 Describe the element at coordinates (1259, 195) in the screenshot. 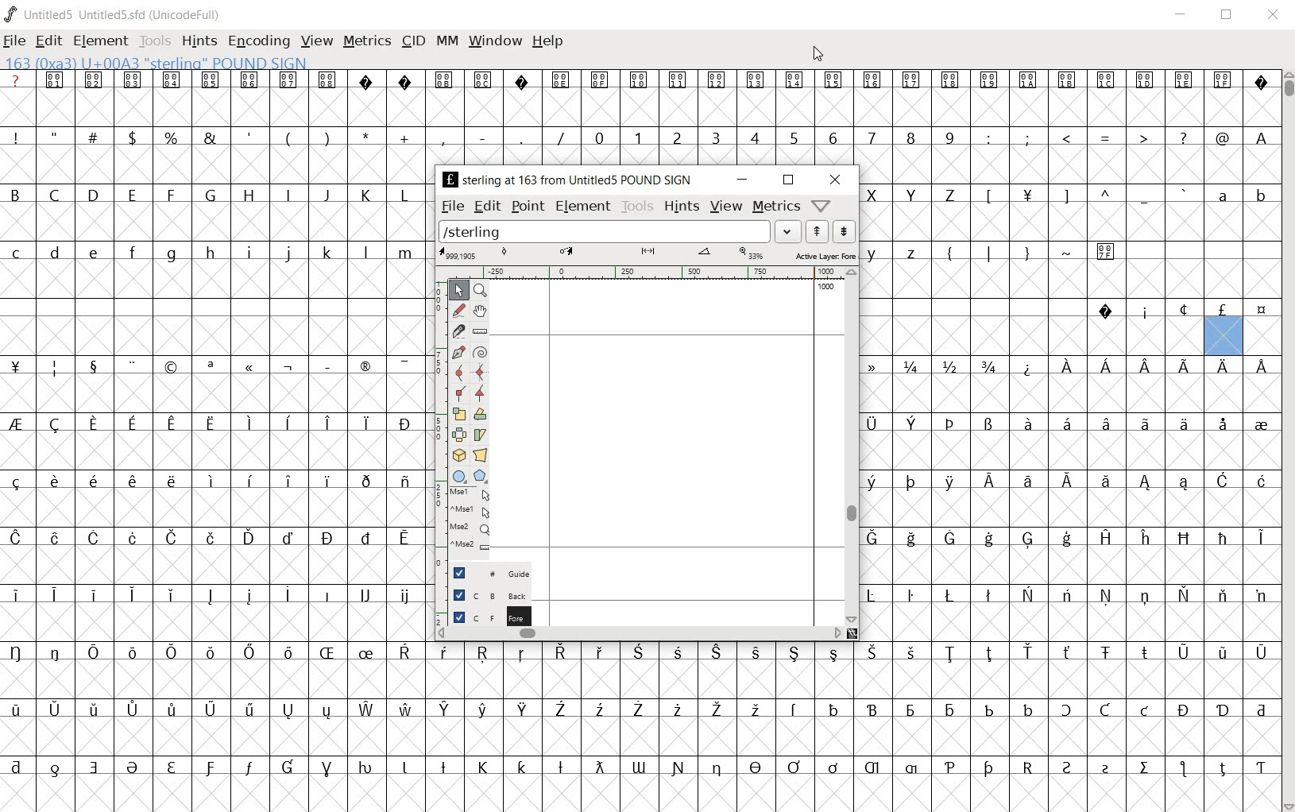

I see `b` at that location.